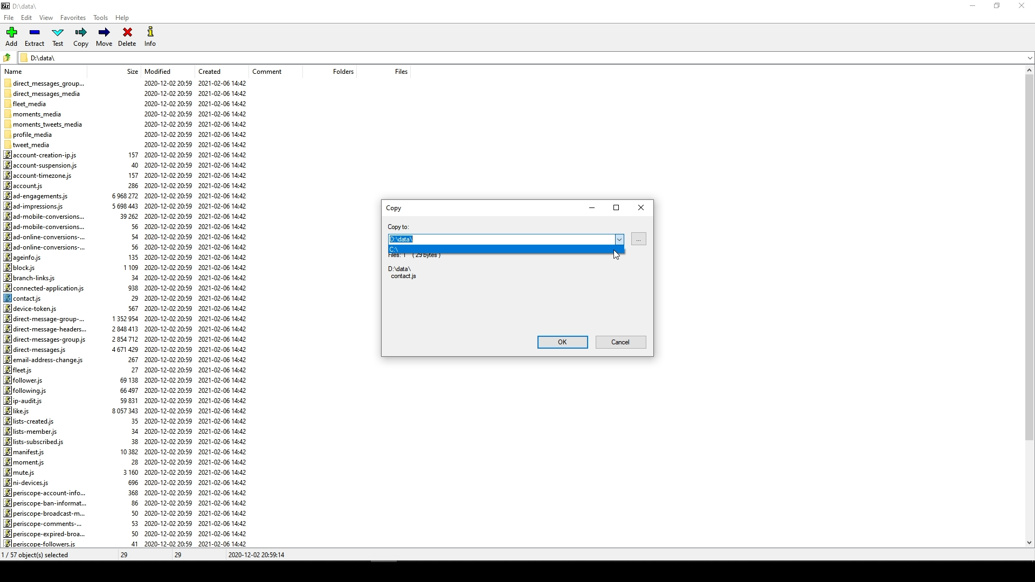 The width and height of the screenshot is (1035, 582). Describe the element at coordinates (26, 298) in the screenshot. I see `contacts.js` at that location.